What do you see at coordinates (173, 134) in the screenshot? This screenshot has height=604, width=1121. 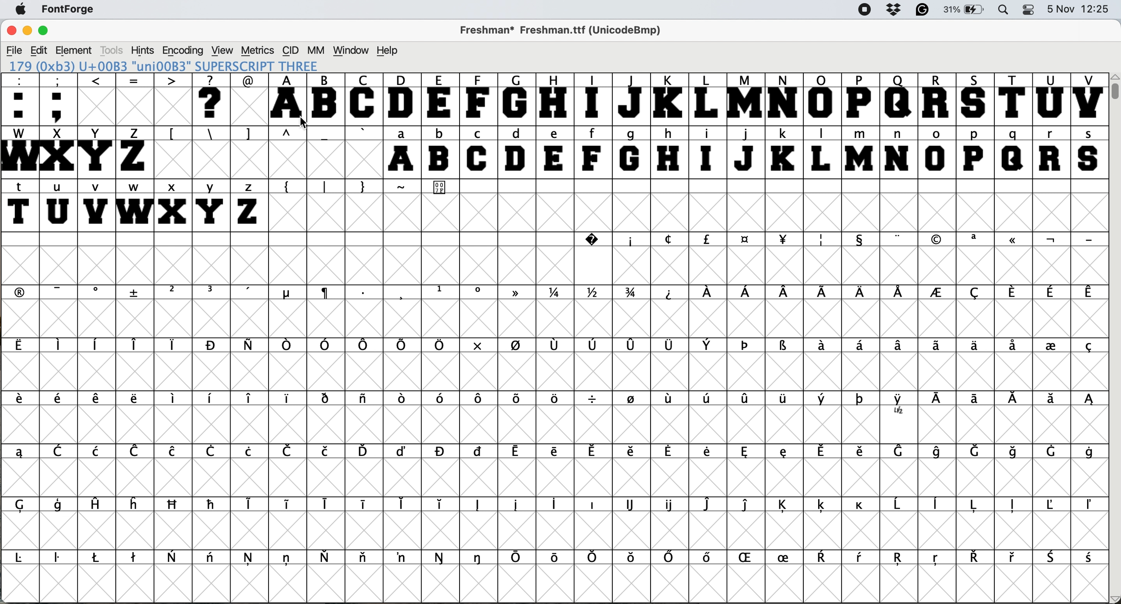 I see `[` at bounding box center [173, 134].